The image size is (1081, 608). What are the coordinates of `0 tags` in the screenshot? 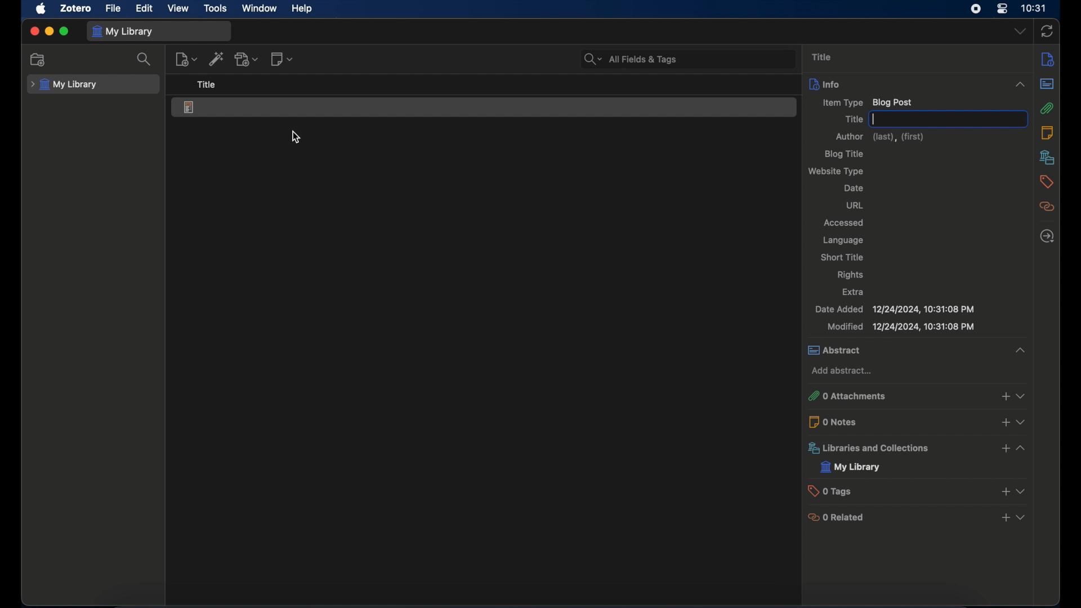 It's located at (919, 490).